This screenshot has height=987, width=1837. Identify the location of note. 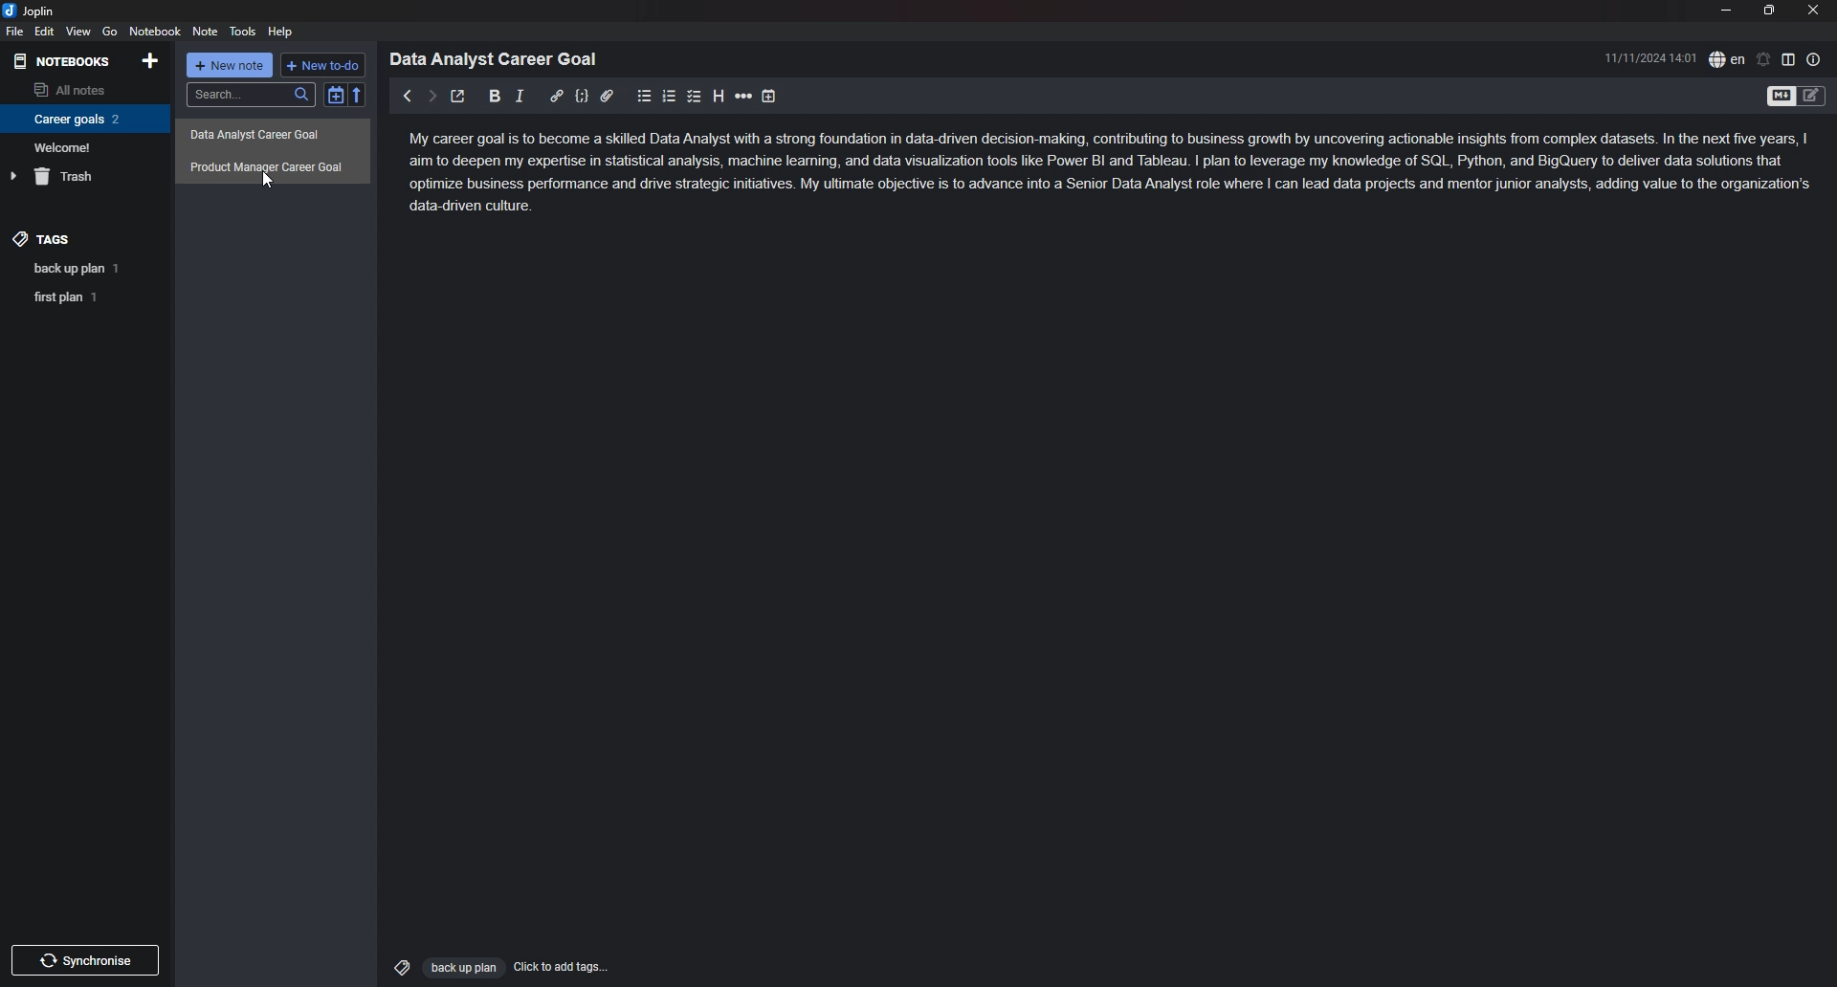
(207, 31).